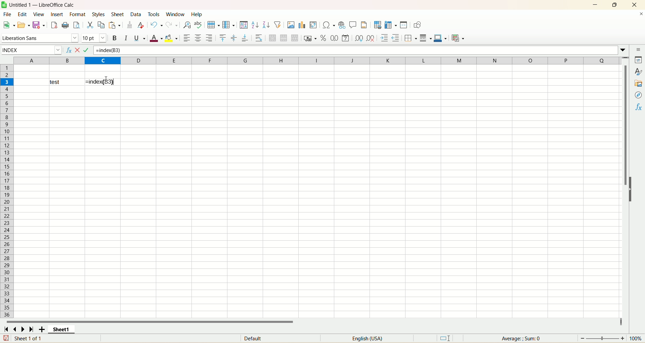 This screenshot has width=645, height=343. What do you see at coordinates (197, 14) in the screenshot?
I see `help` at bounding box center [197, 14].